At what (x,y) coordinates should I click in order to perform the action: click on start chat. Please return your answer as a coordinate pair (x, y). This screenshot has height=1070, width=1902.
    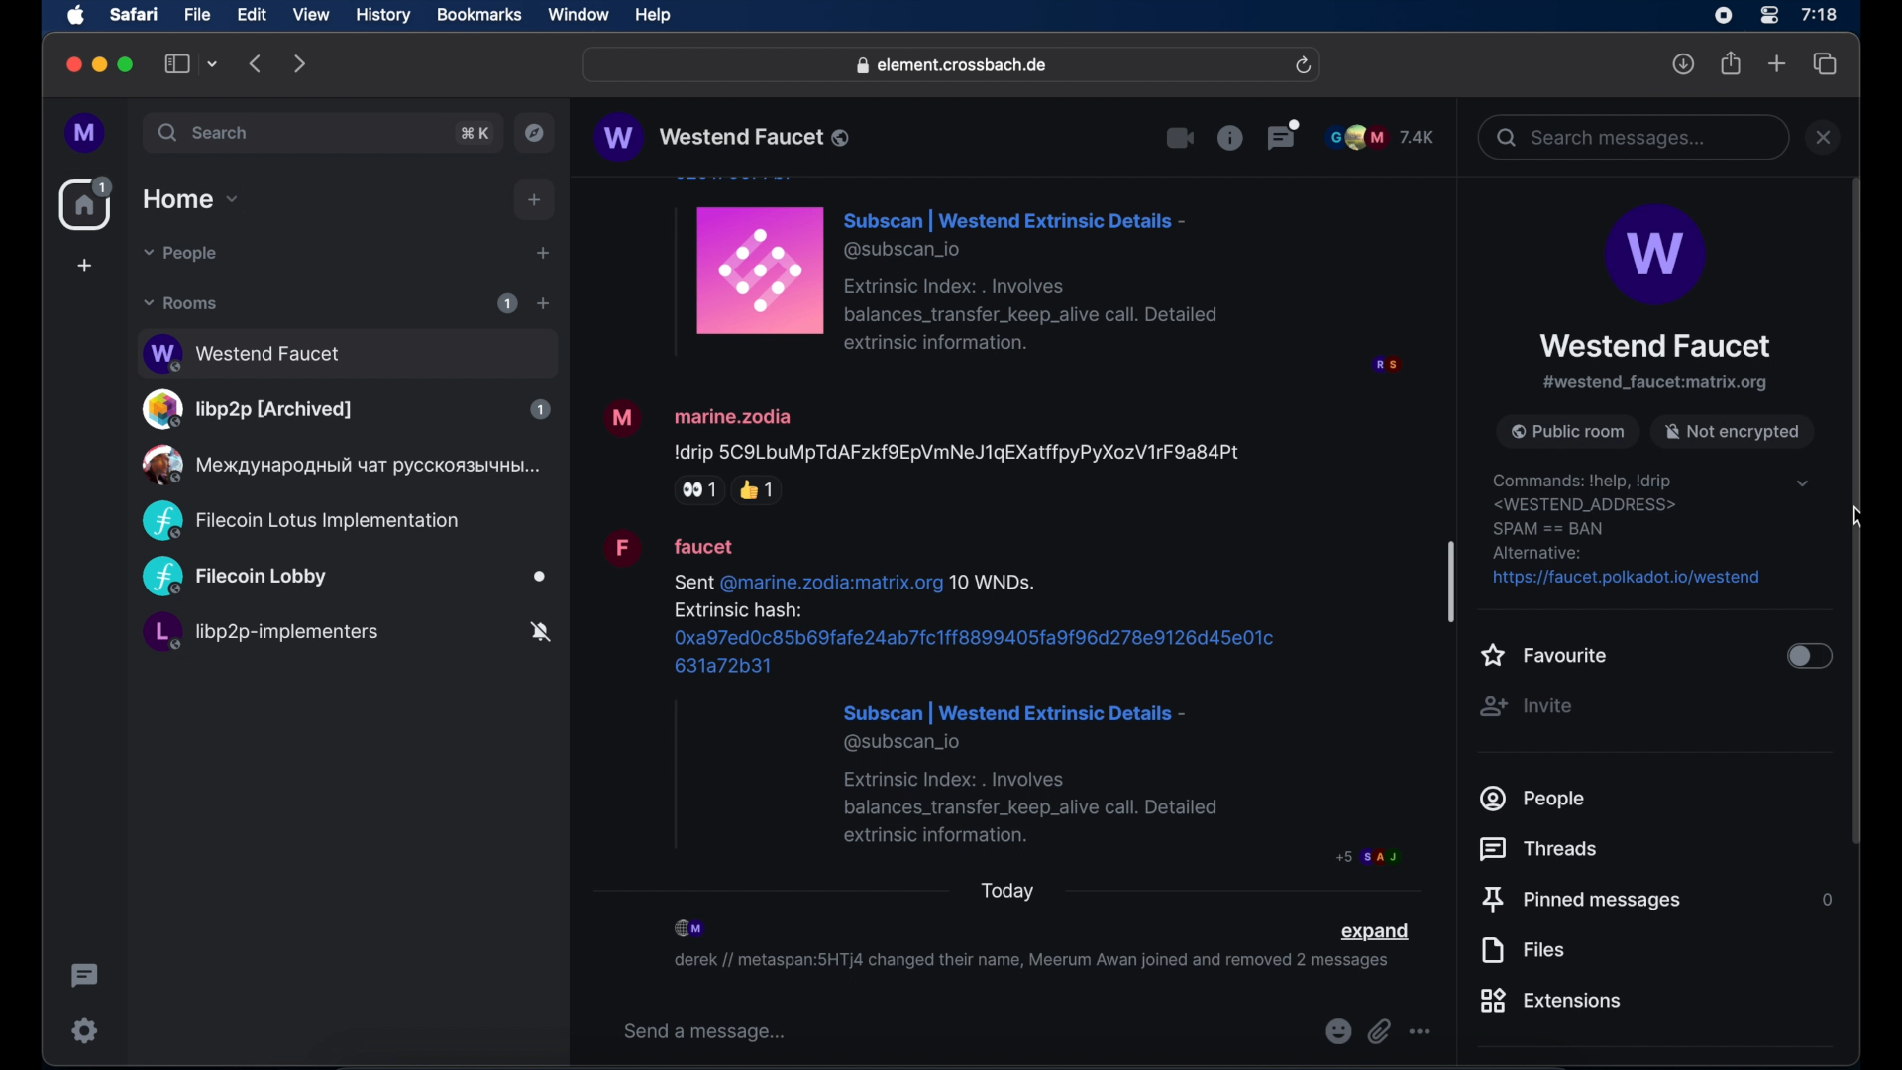
    Looking at the image, I should click on (542, 254).